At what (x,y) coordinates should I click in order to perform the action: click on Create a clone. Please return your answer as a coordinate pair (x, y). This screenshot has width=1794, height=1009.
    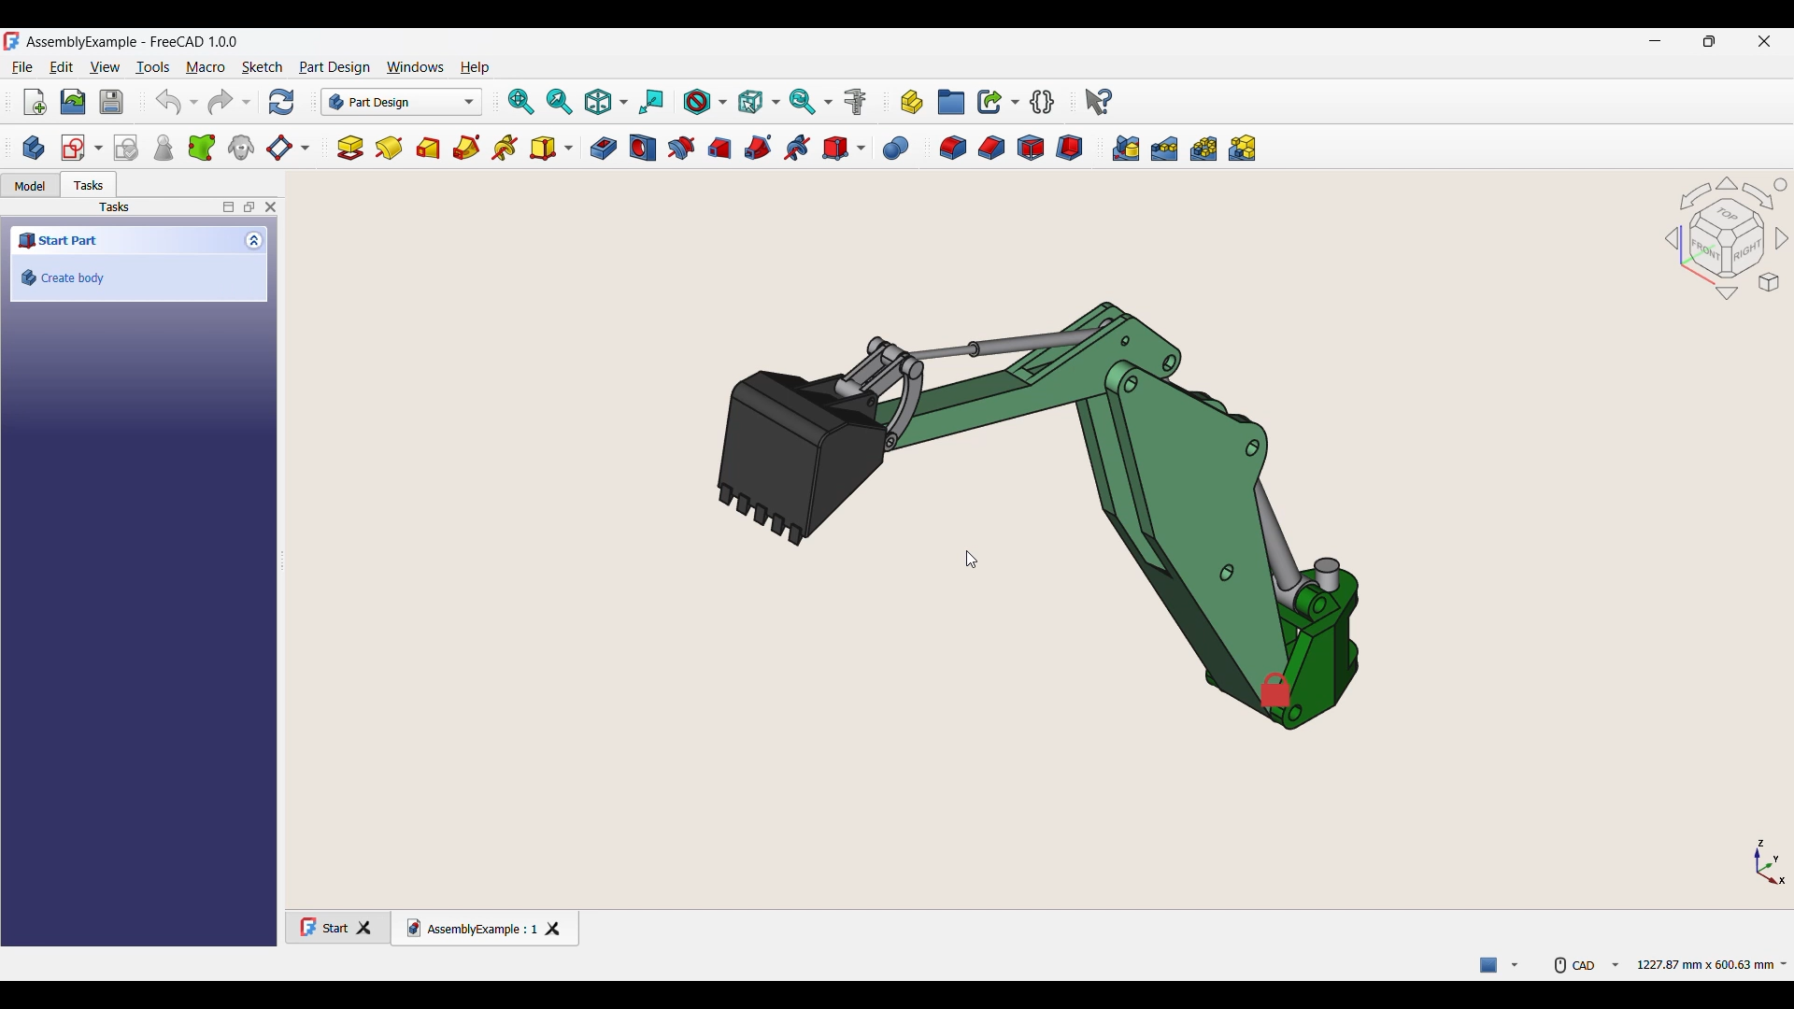
    Looking at the image, I should click on (241, 148).